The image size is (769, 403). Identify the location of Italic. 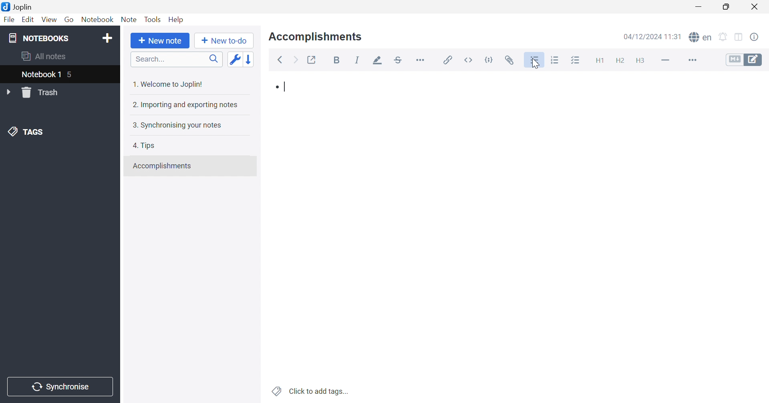
(359, 60).